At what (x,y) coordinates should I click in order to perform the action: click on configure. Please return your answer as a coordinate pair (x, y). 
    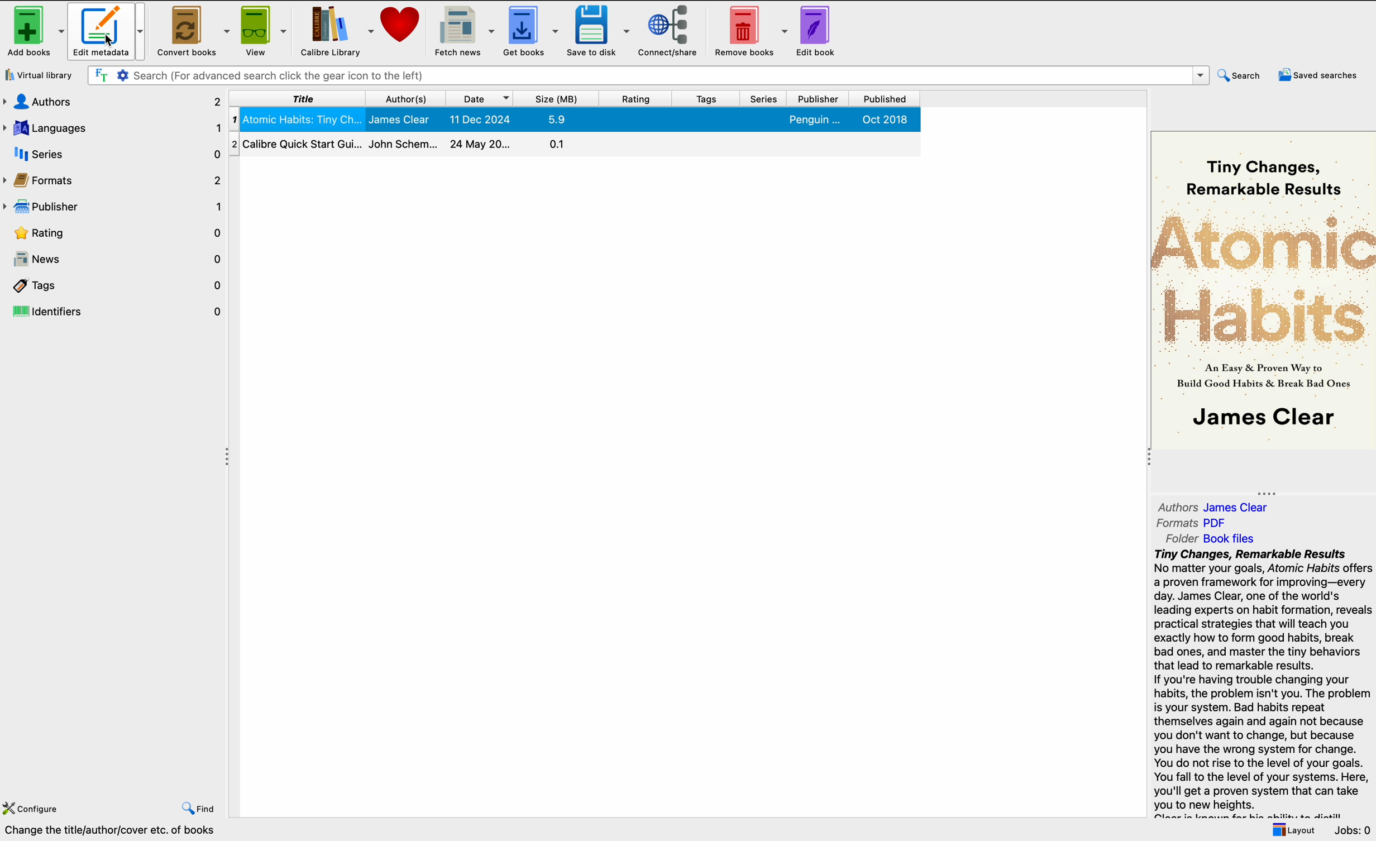
    Looking at the image, I should click on (34, 810).